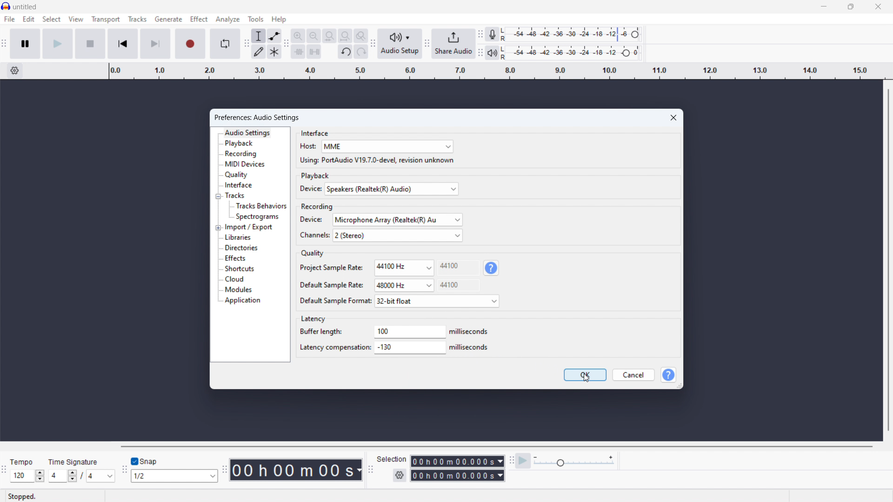 The height and width of the screenshot is (502, 893). I want to click on device, so click(308, 189).